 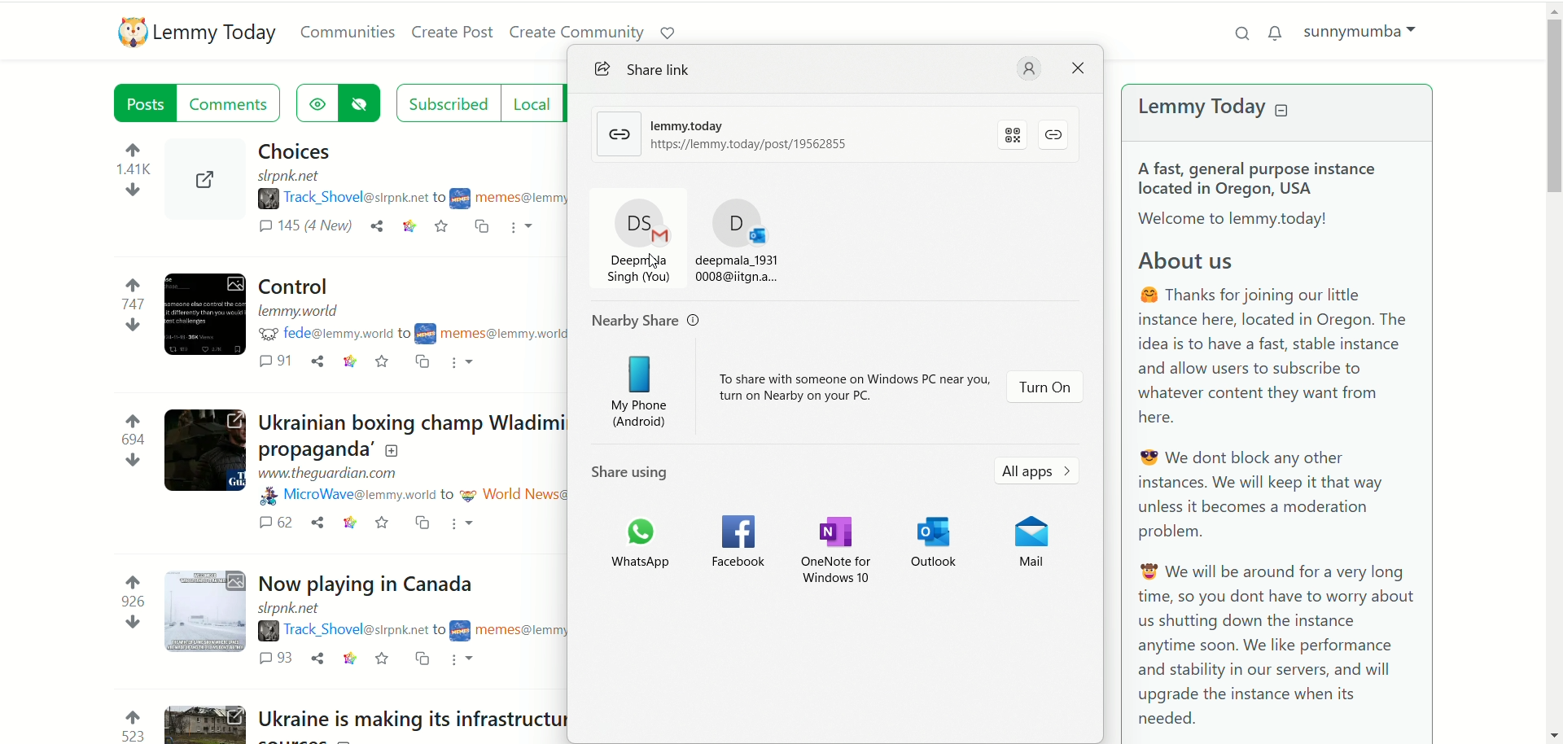 What do you see at coordinates (444, 228) in the screenshot?
I see `save` at bounding box center [444, 228].